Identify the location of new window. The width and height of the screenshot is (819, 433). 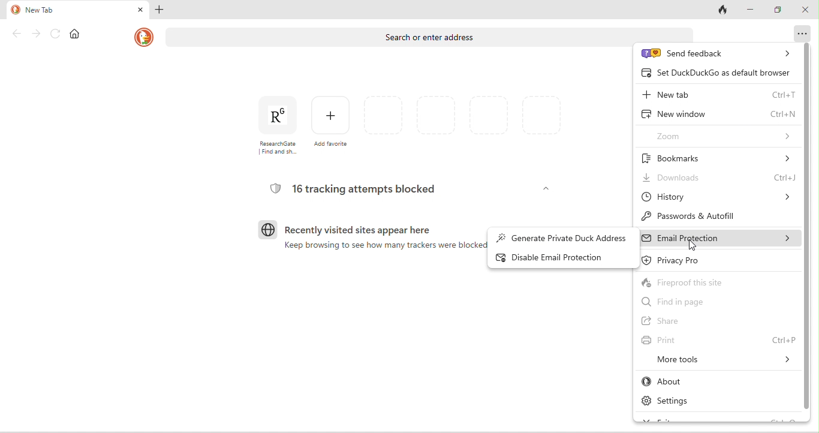
(719, 113).